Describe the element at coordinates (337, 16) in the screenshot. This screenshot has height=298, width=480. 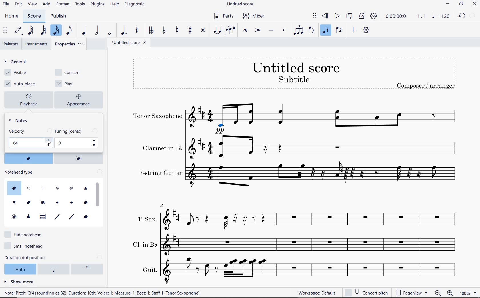
I see `PLAY` at that location.